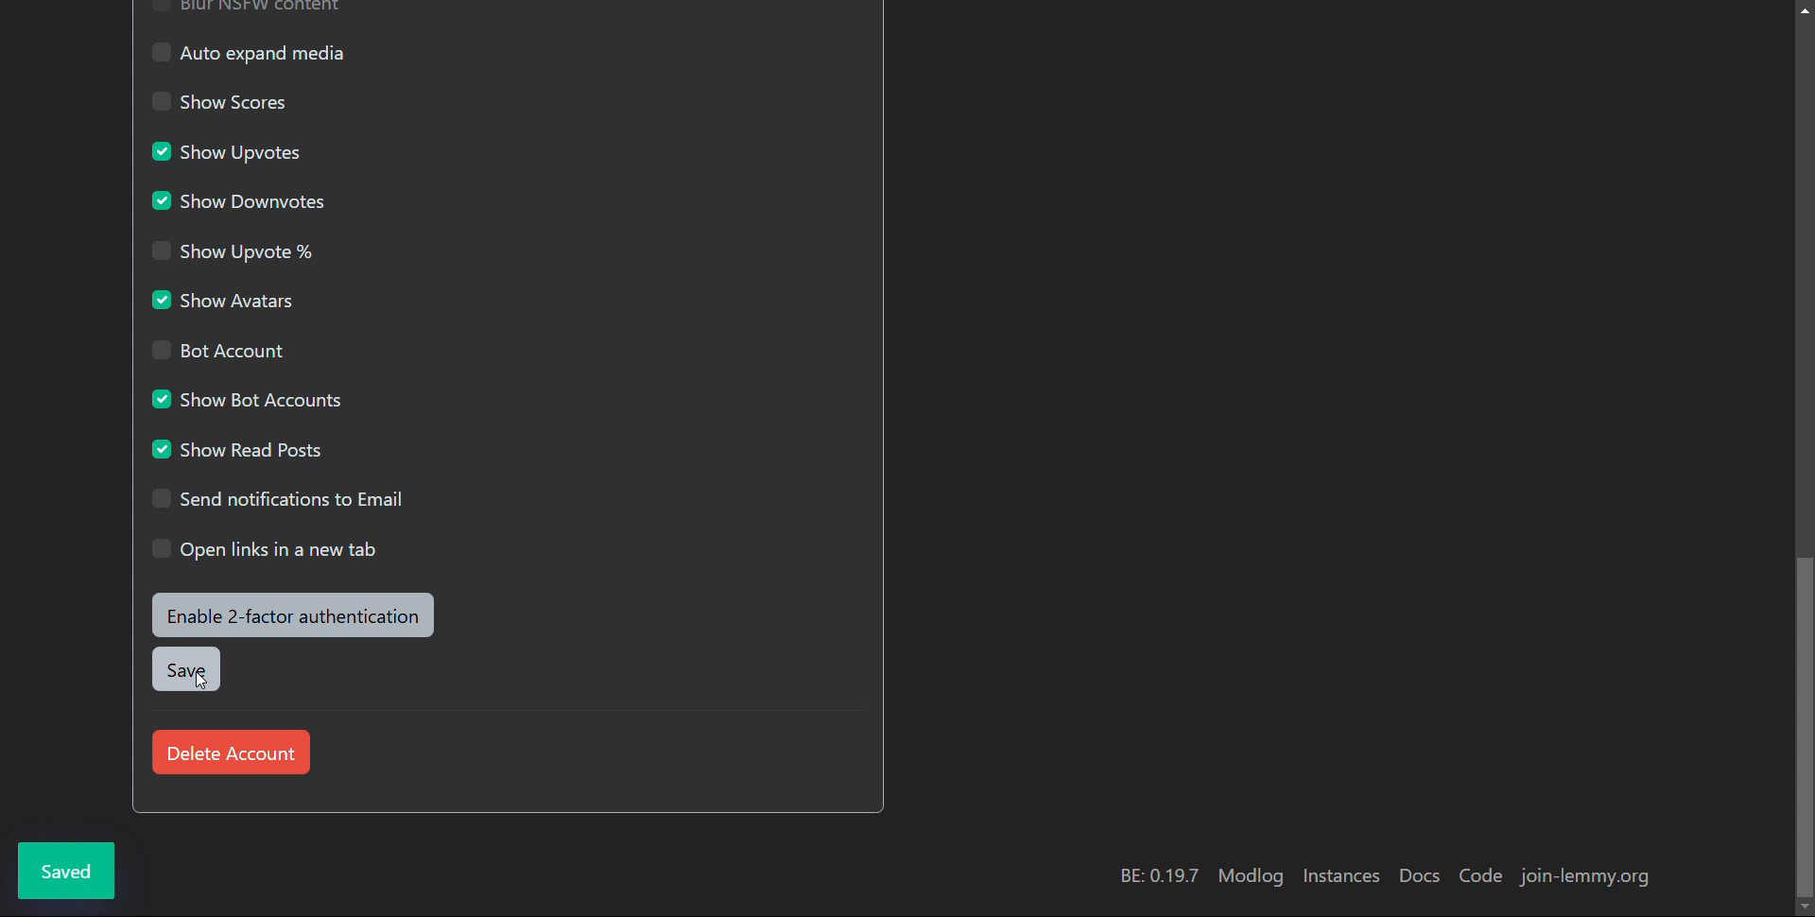  I want to click on saved, so click(66, 870).